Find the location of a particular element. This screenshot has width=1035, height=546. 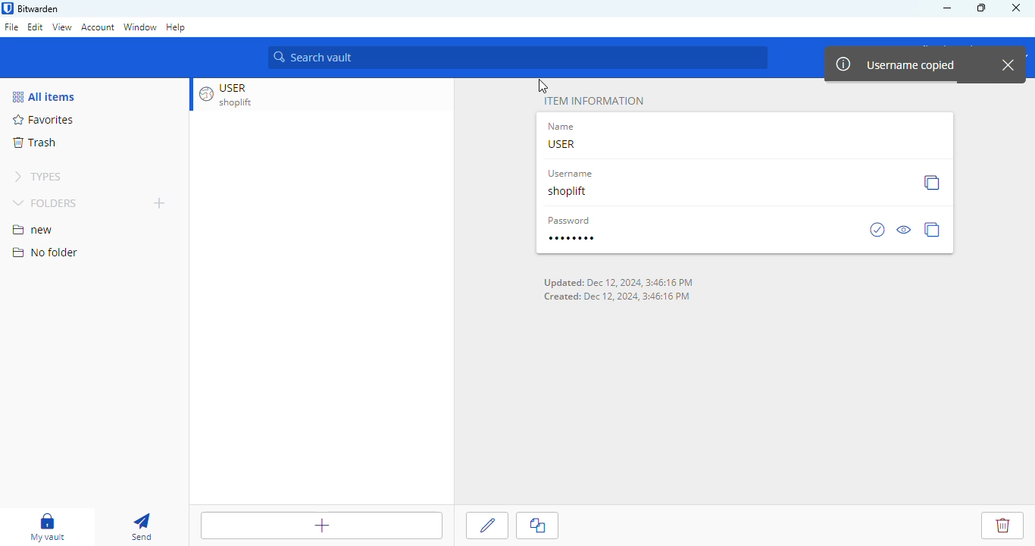

shoplift is located at coordinates (568, 192).